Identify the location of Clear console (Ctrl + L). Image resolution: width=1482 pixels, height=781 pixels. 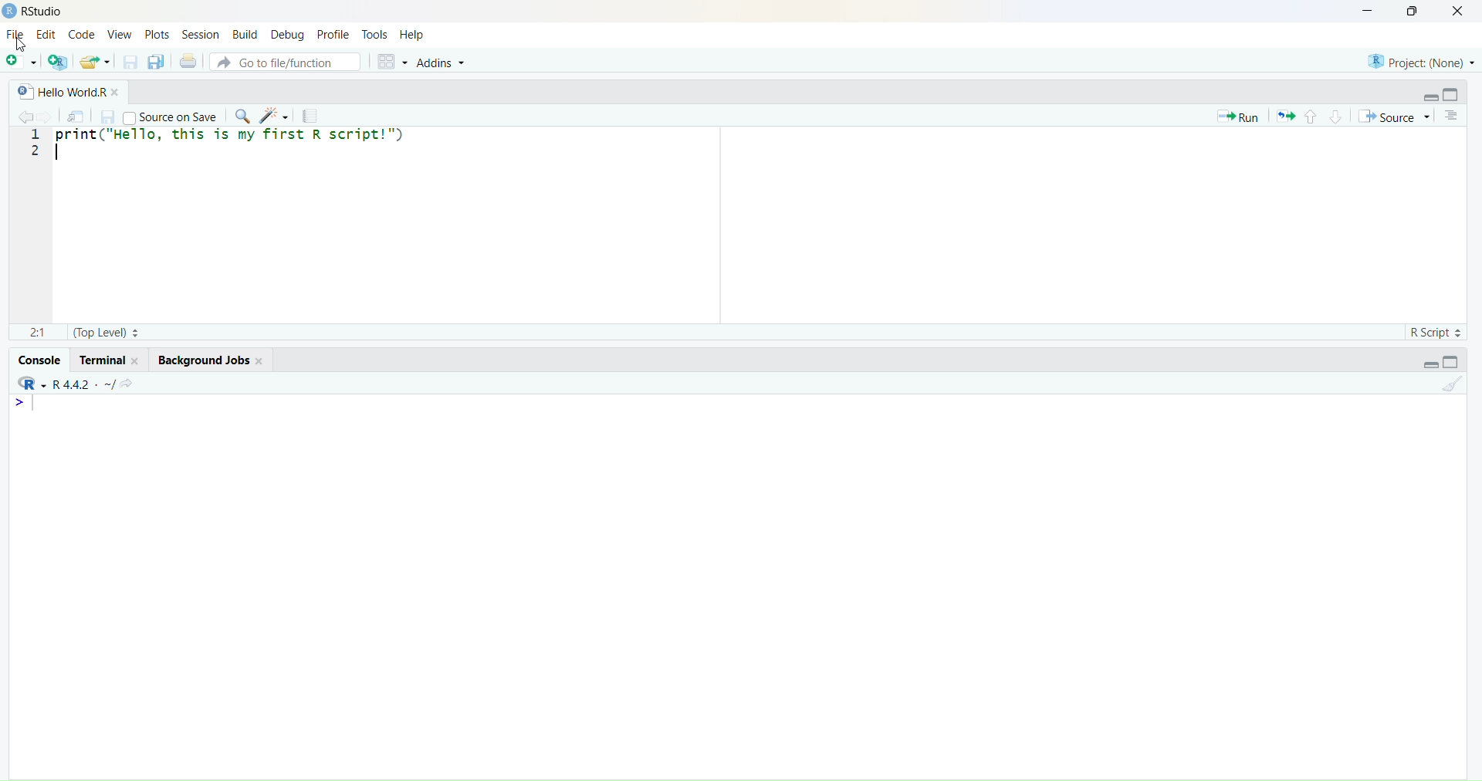
(1447, 388).